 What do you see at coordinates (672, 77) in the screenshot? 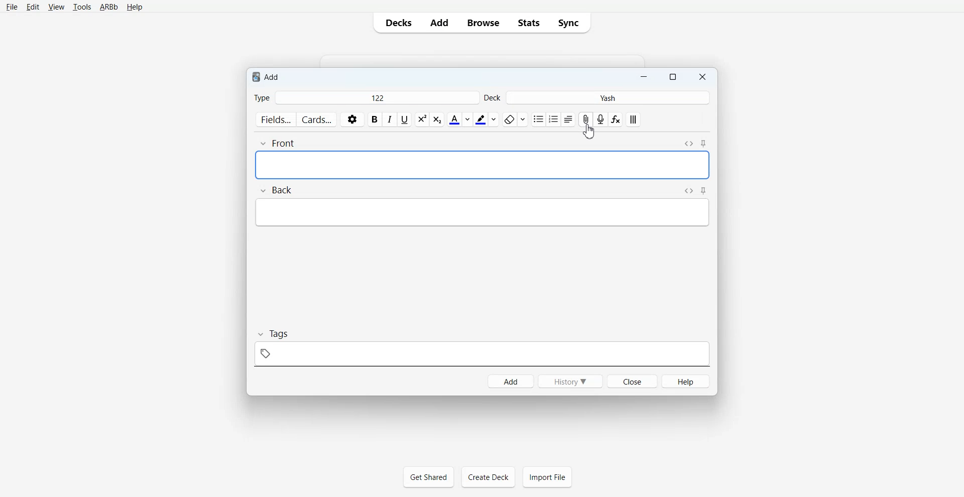
I see `Maximize` at bounding box center [672, 77].